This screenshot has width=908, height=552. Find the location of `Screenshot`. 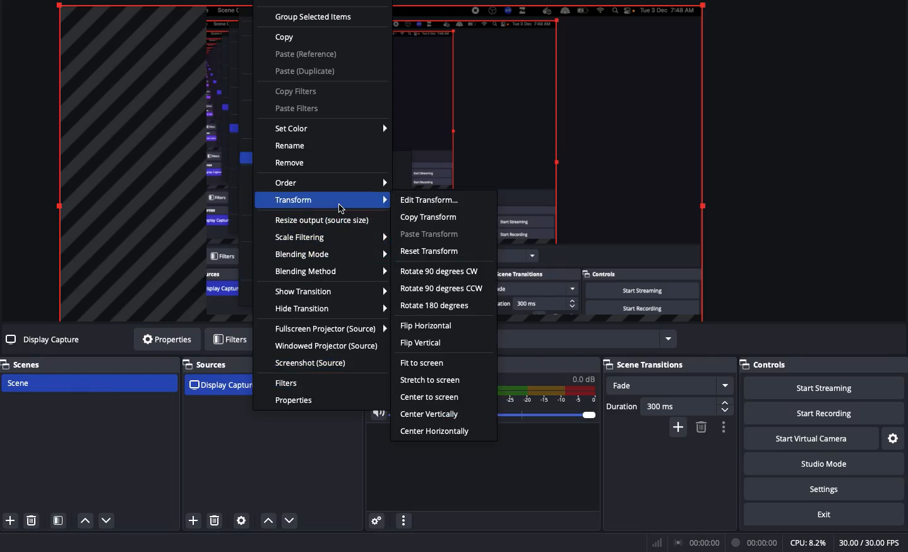

Screenshot is located at coordinates (312, 363).